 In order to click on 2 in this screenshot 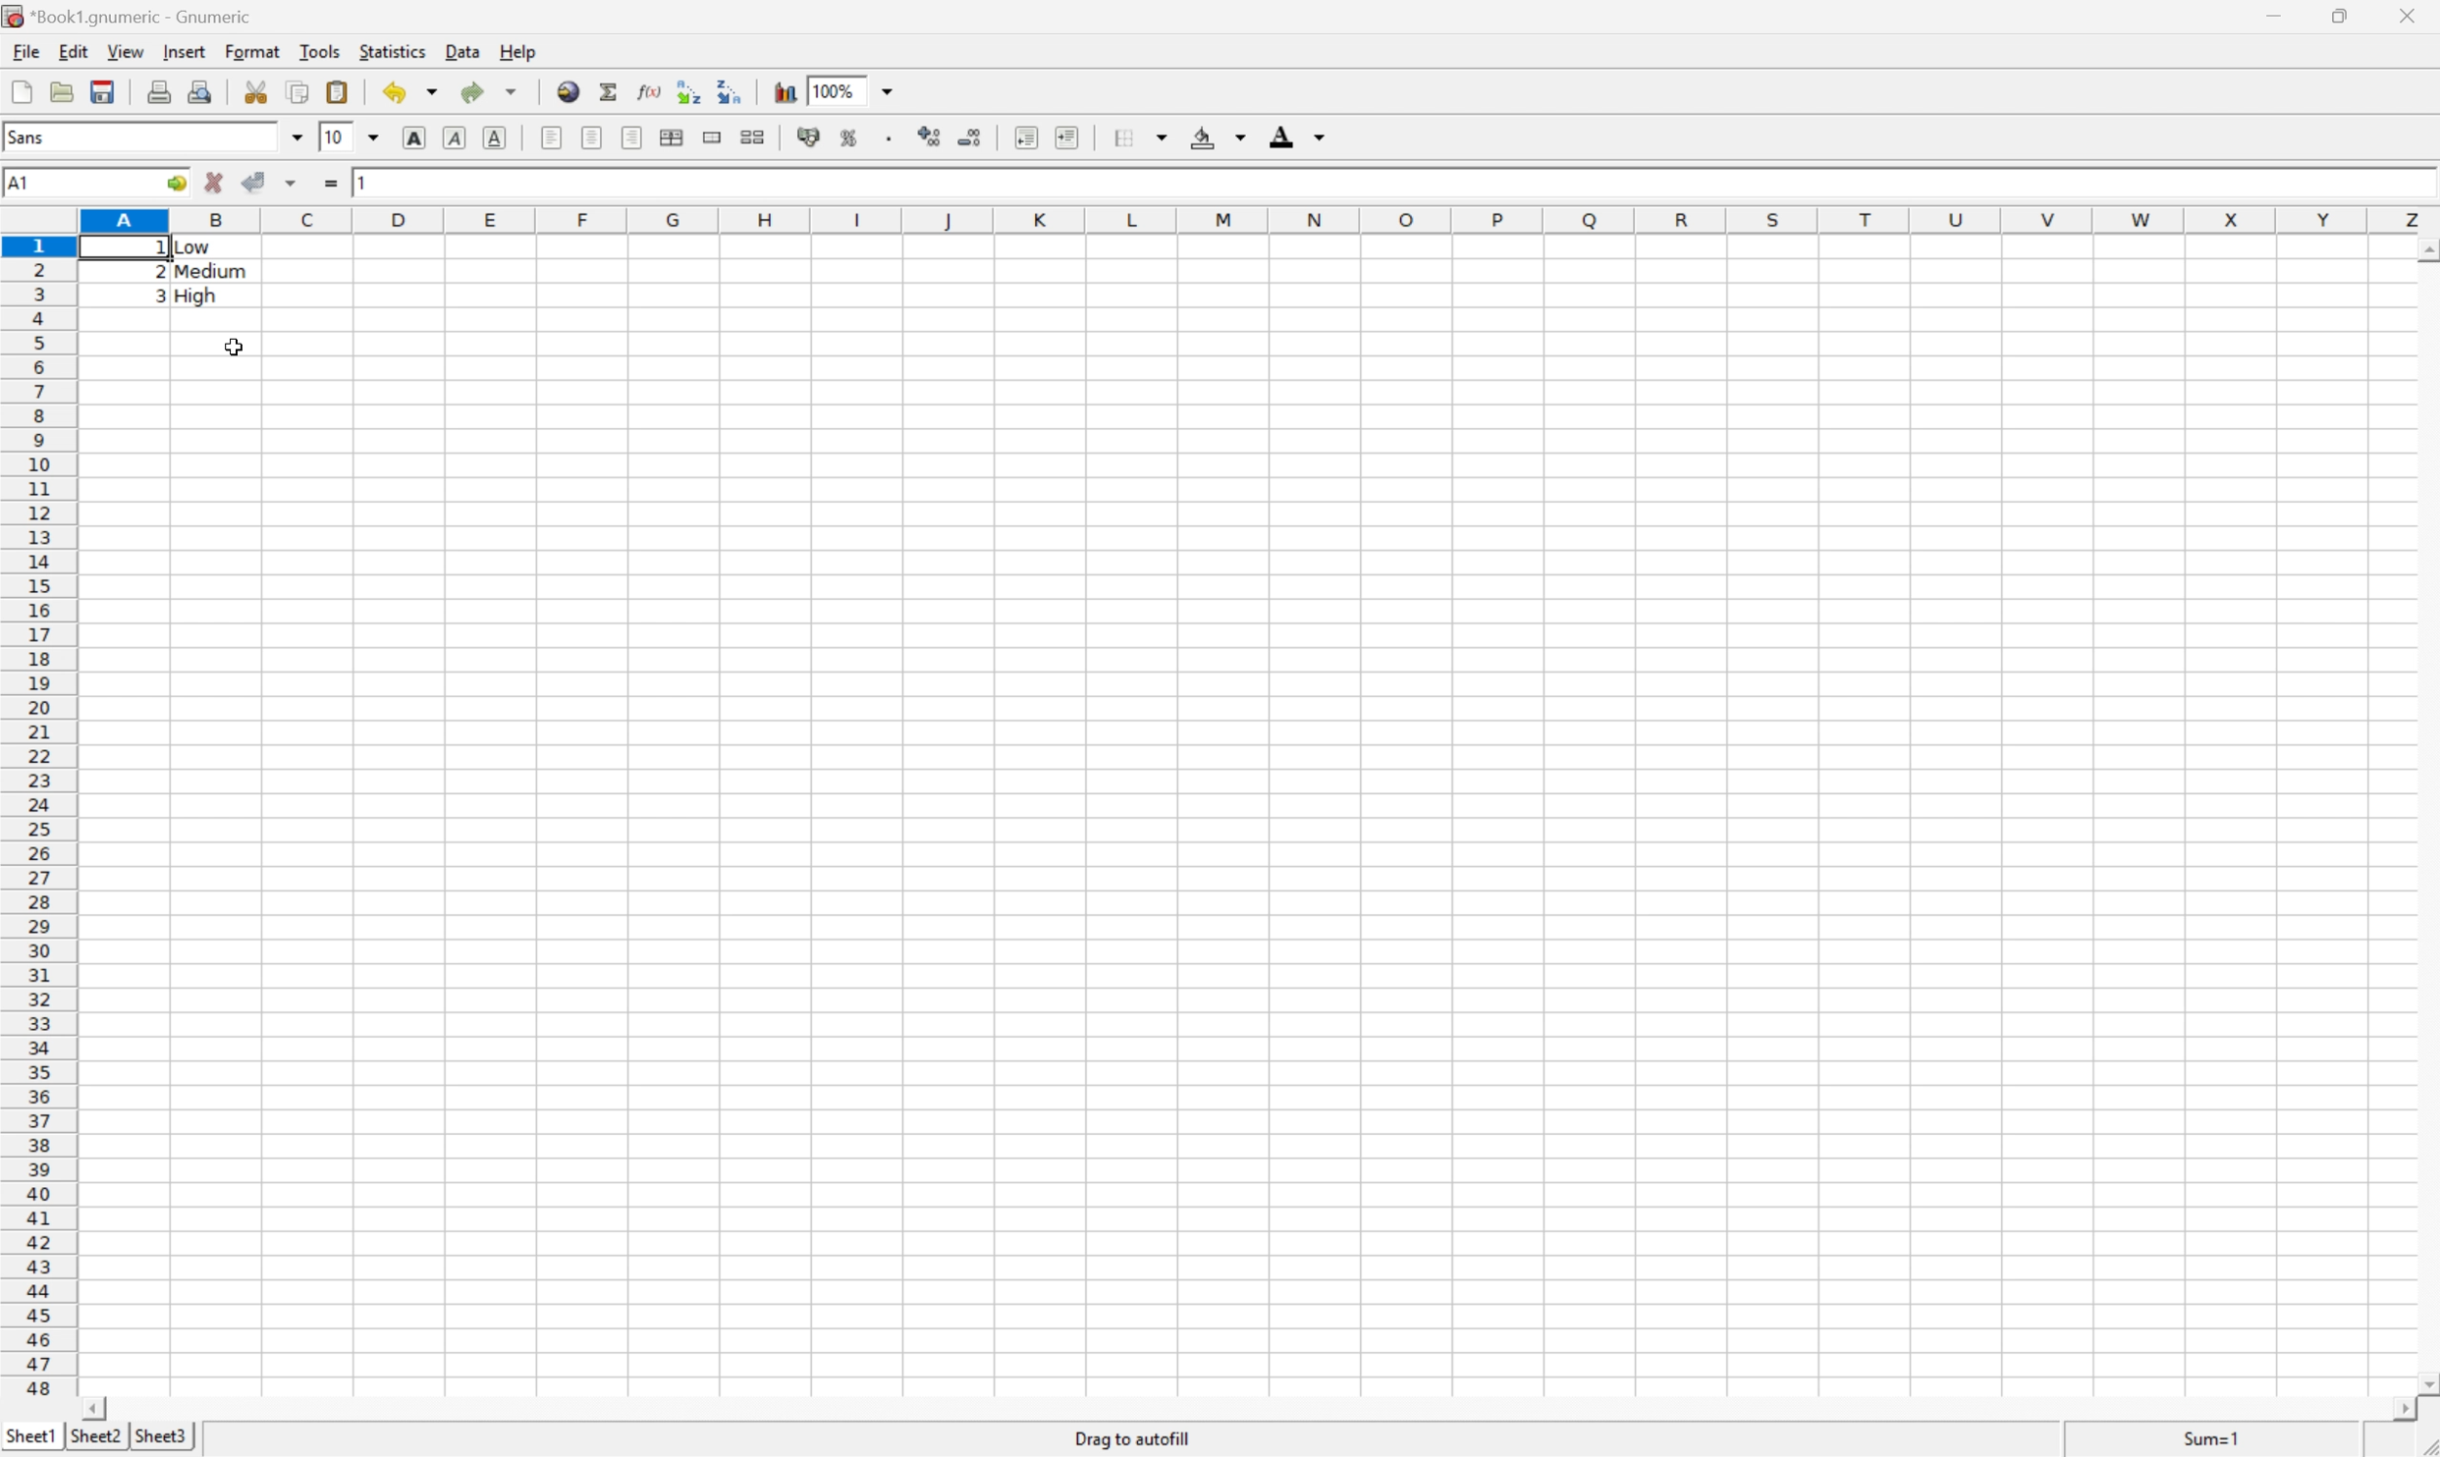, I will do `click(149, 273)`.